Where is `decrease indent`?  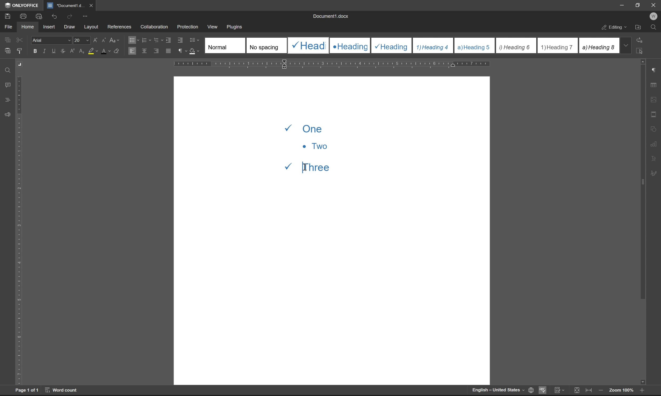 decrease indent is located at coordinates (170, 40).